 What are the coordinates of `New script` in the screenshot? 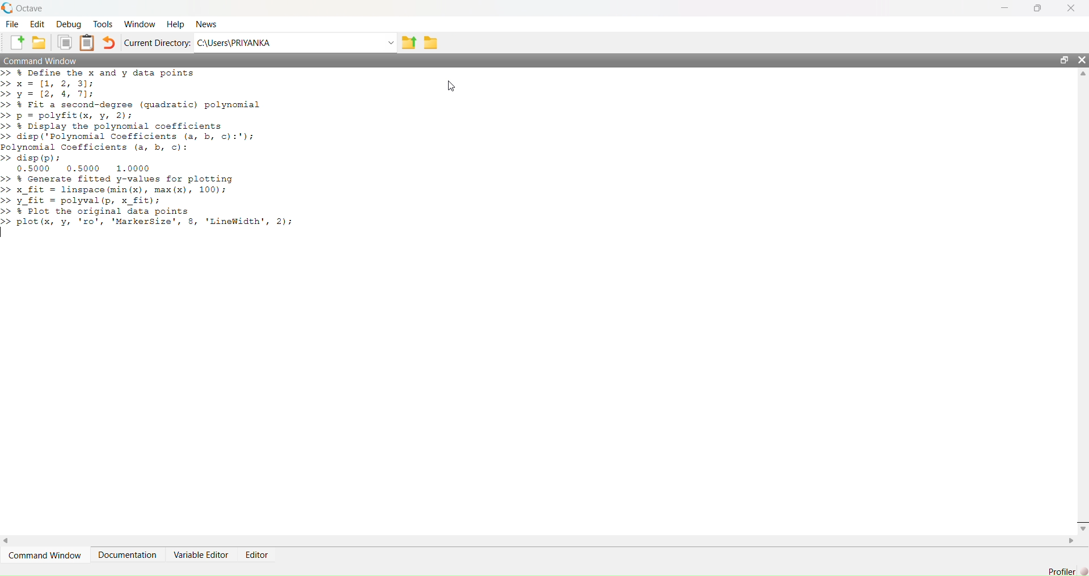 It's located at (18, 43).